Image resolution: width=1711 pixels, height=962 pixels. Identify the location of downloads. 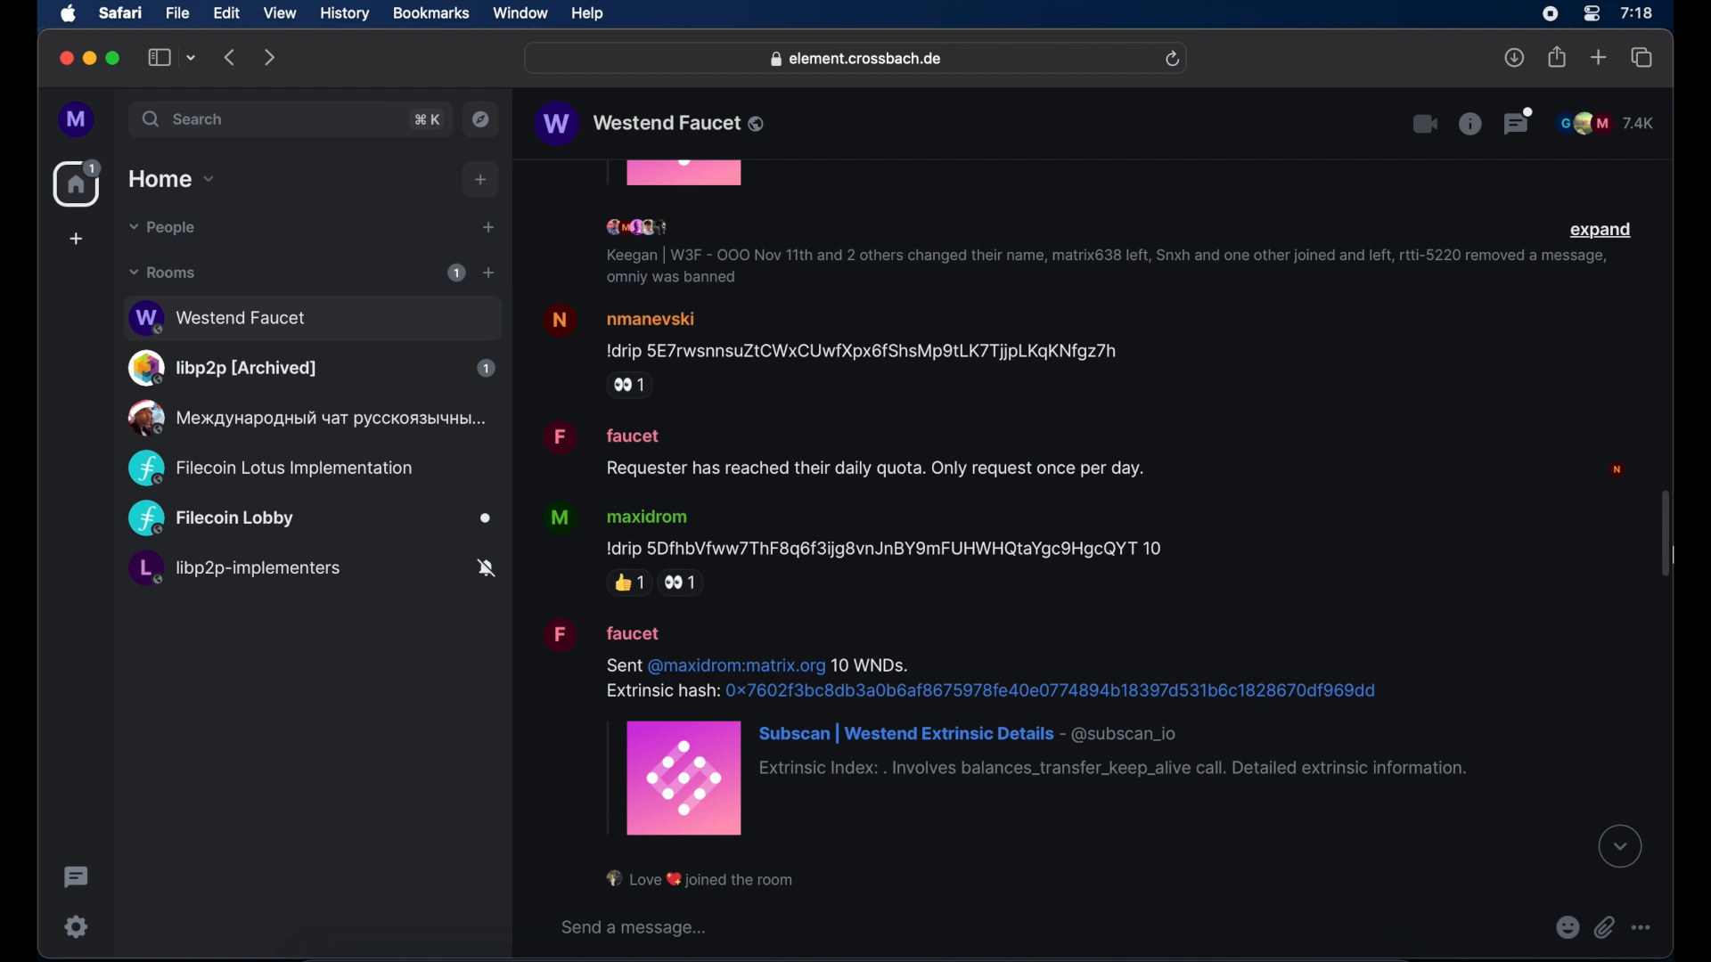
(1515, 57).